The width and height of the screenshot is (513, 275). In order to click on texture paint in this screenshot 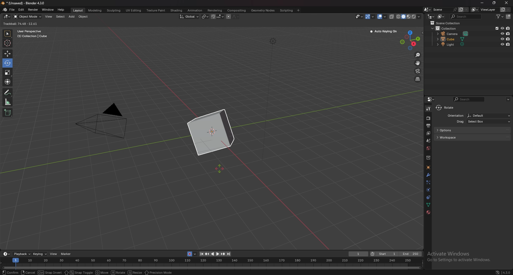, I will do `click(157, 11)`.